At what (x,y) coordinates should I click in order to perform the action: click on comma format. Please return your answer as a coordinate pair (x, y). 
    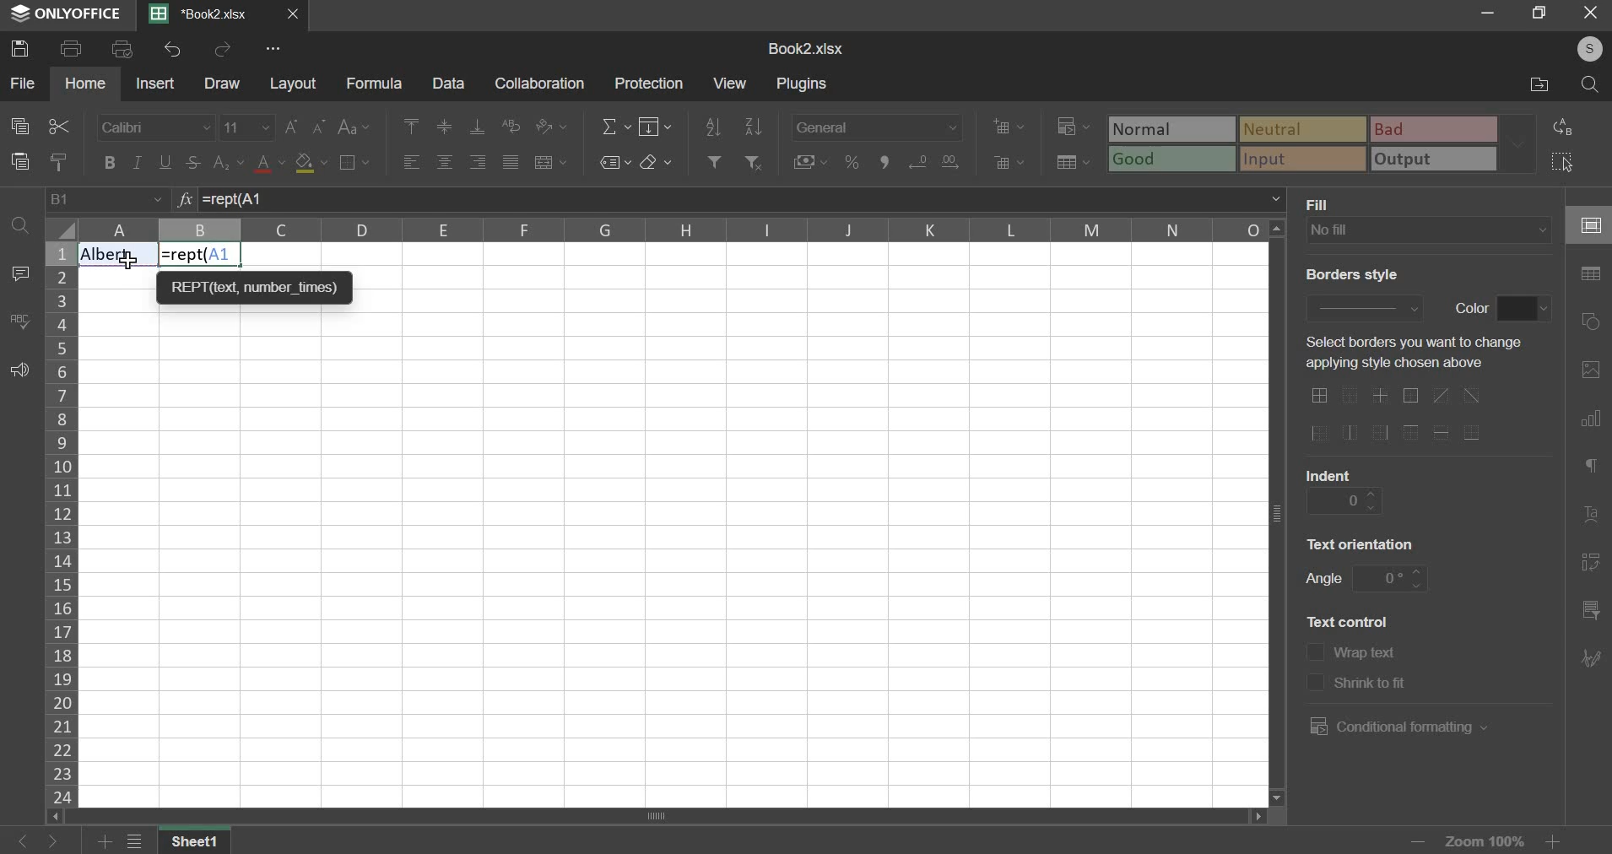
    Looking at the image, I should click on (884, 160).